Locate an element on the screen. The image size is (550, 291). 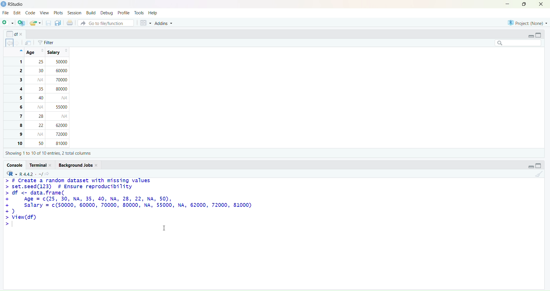
minimize is located at coordinates (506, 4).